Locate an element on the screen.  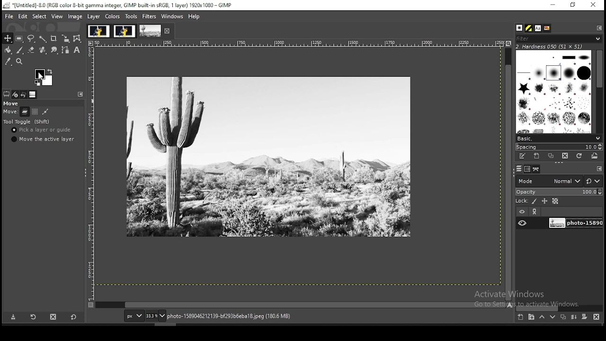
image is located at coordinates (269, 156).